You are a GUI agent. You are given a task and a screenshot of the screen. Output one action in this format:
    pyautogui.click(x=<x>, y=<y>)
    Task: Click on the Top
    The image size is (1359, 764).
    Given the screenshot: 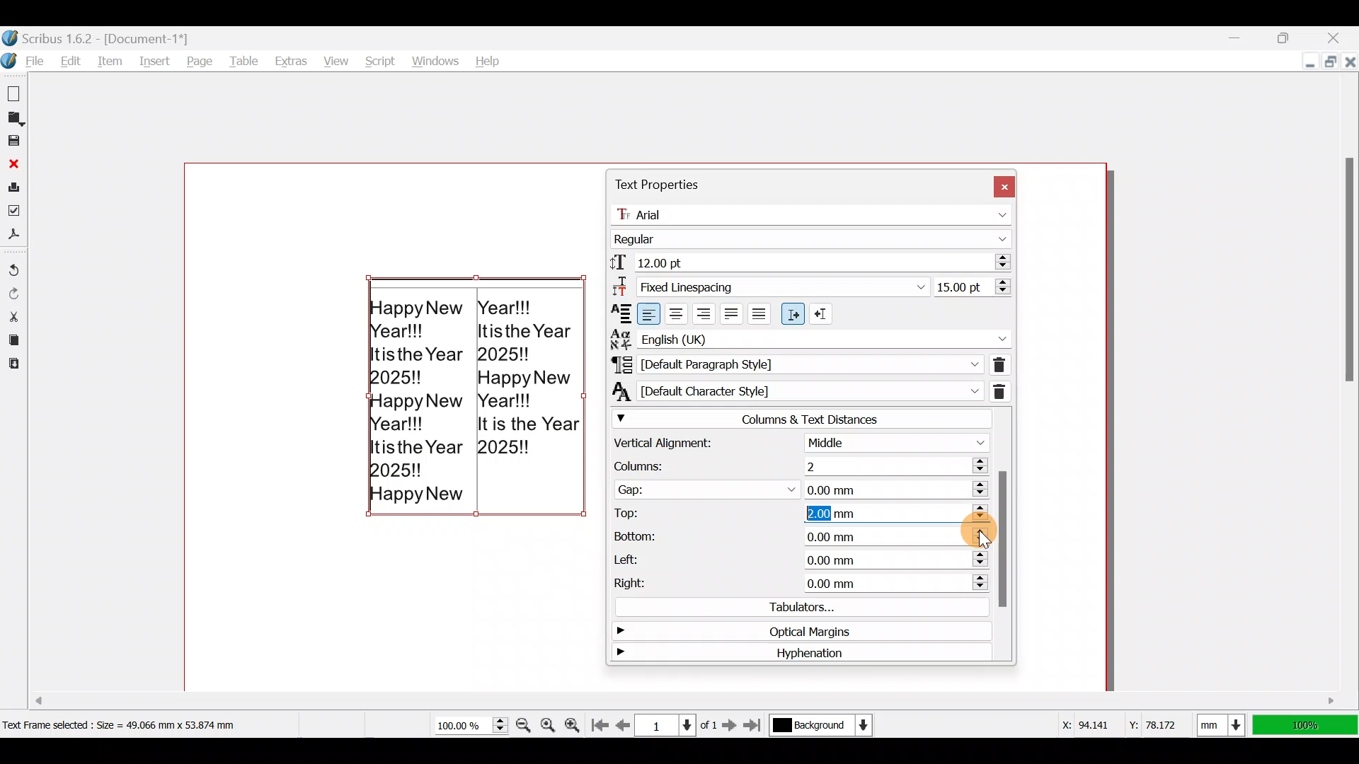 What is the action you would take?
    pyautogui.click(x=796, y=511)
    